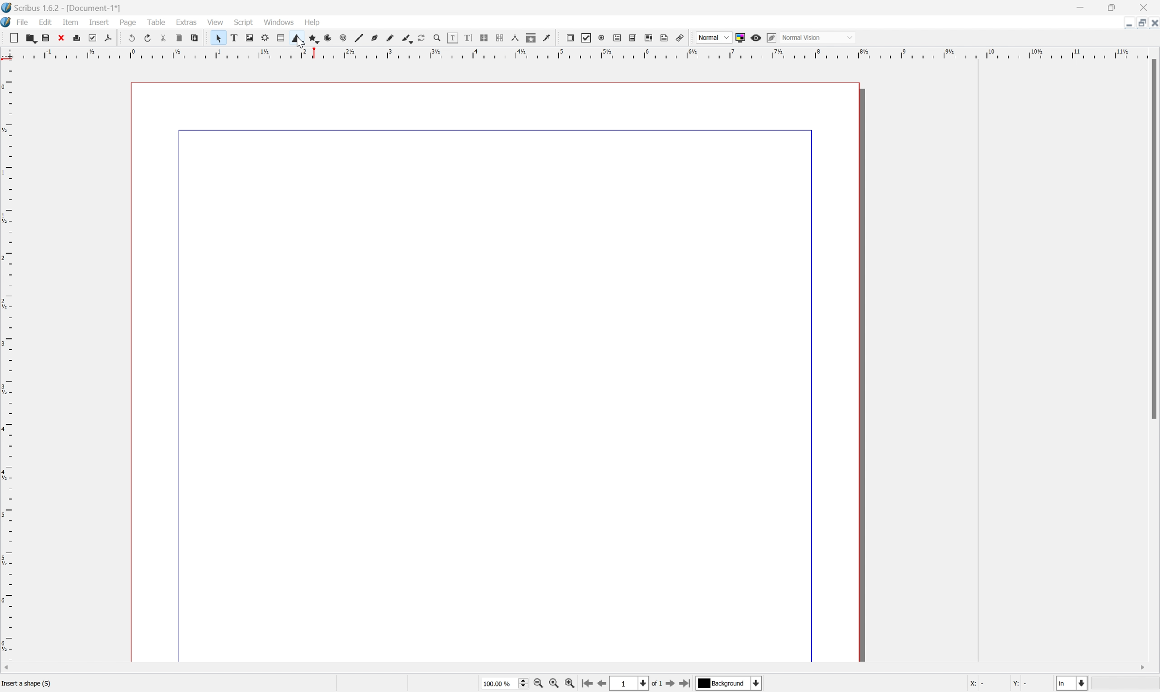  I want to click on Edit, so click(47, 22).